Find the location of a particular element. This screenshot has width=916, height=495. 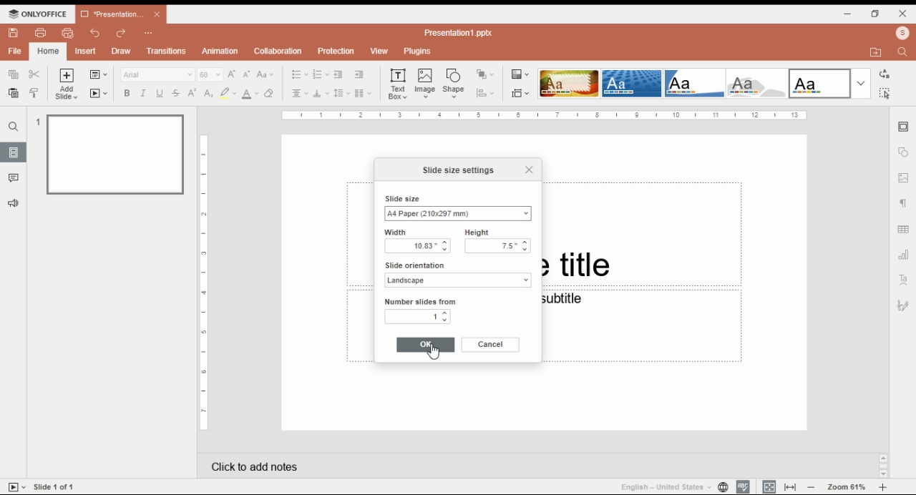

copy style is located at coordinates (36, 92).